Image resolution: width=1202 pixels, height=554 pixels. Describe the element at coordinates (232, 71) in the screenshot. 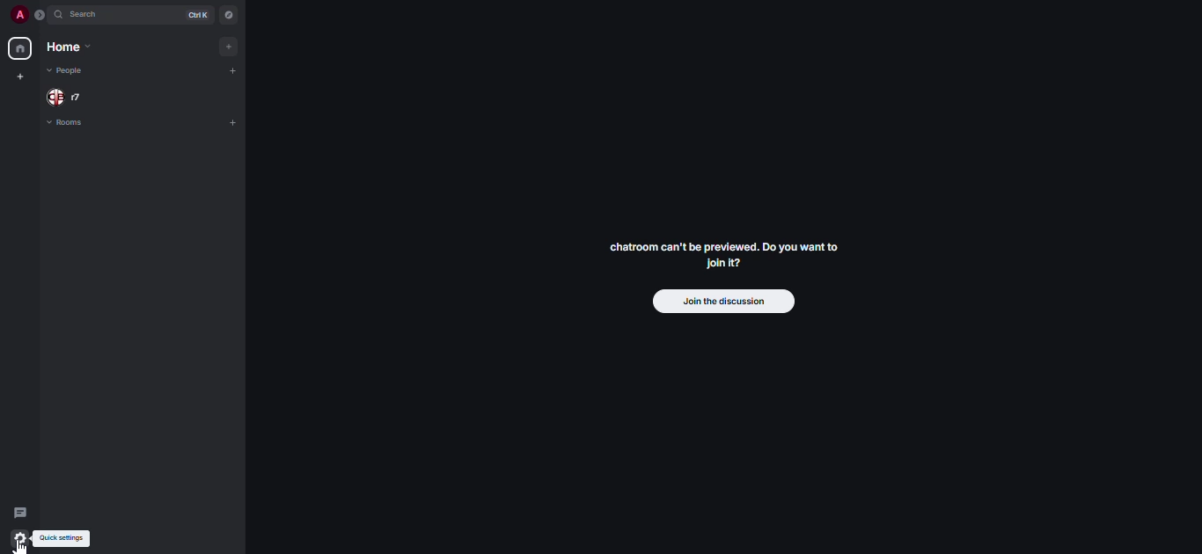

I see `add` at that location.